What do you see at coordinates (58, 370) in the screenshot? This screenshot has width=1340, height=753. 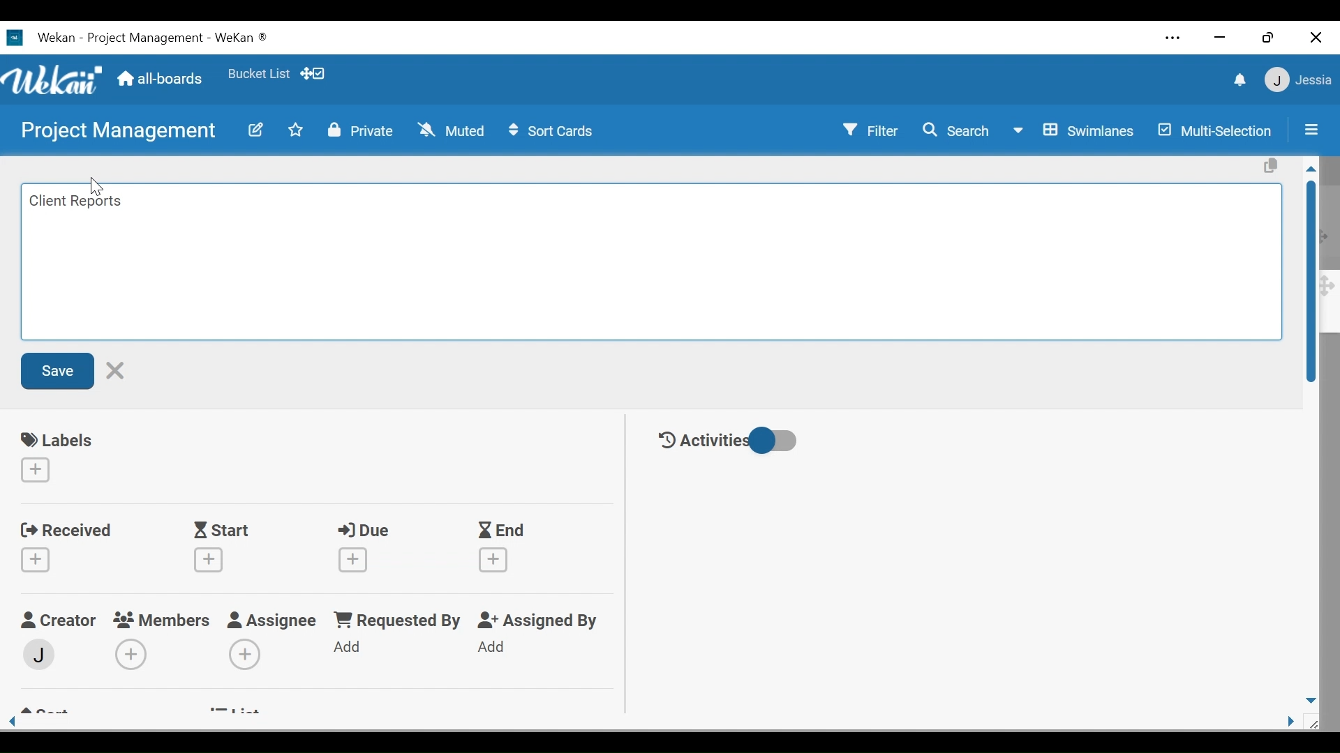 I see `Save` at bounding box center [58, 370].